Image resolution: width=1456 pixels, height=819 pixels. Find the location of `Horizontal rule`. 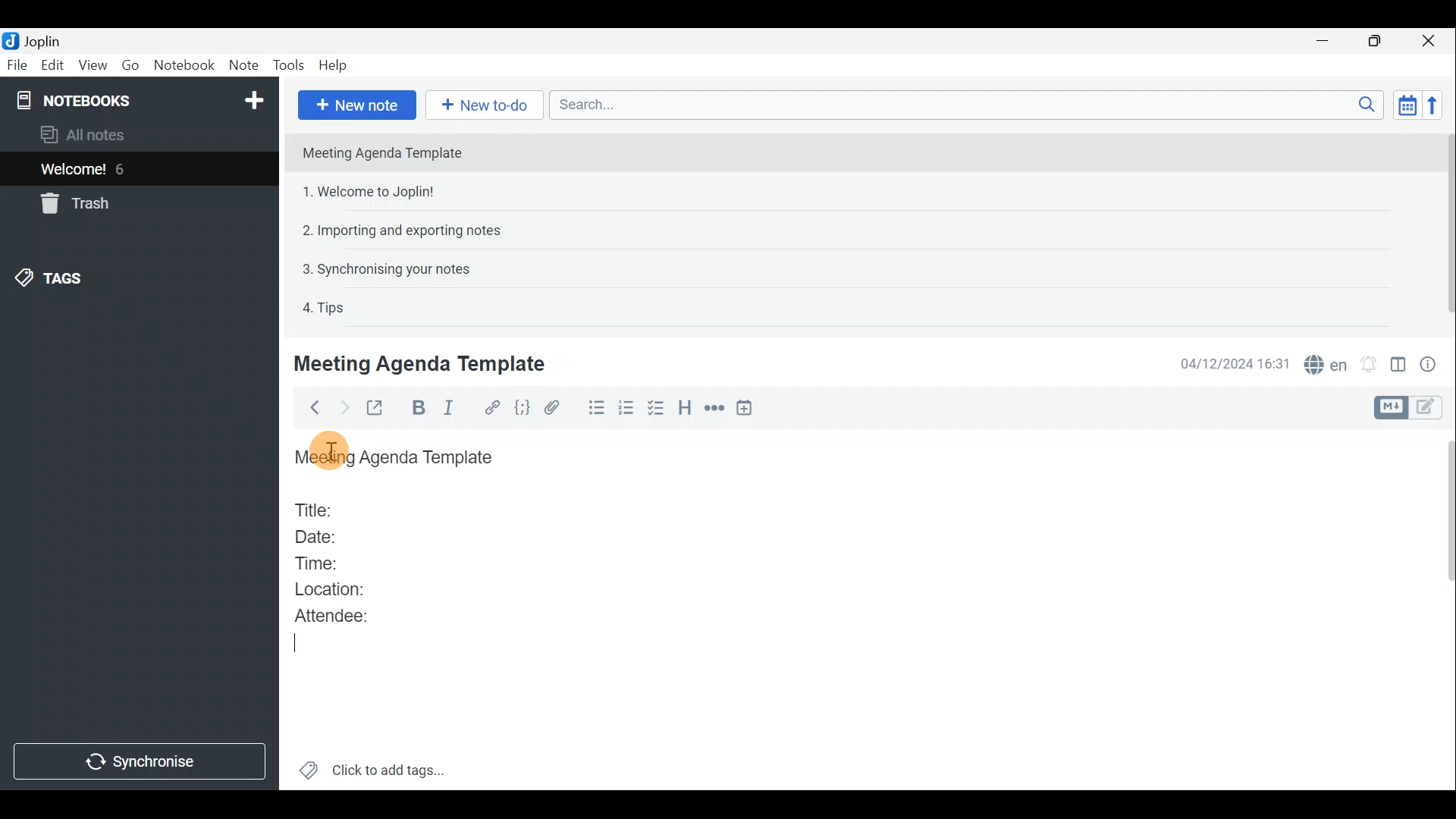

Horizontal rule is located at coordinates (716, 409).